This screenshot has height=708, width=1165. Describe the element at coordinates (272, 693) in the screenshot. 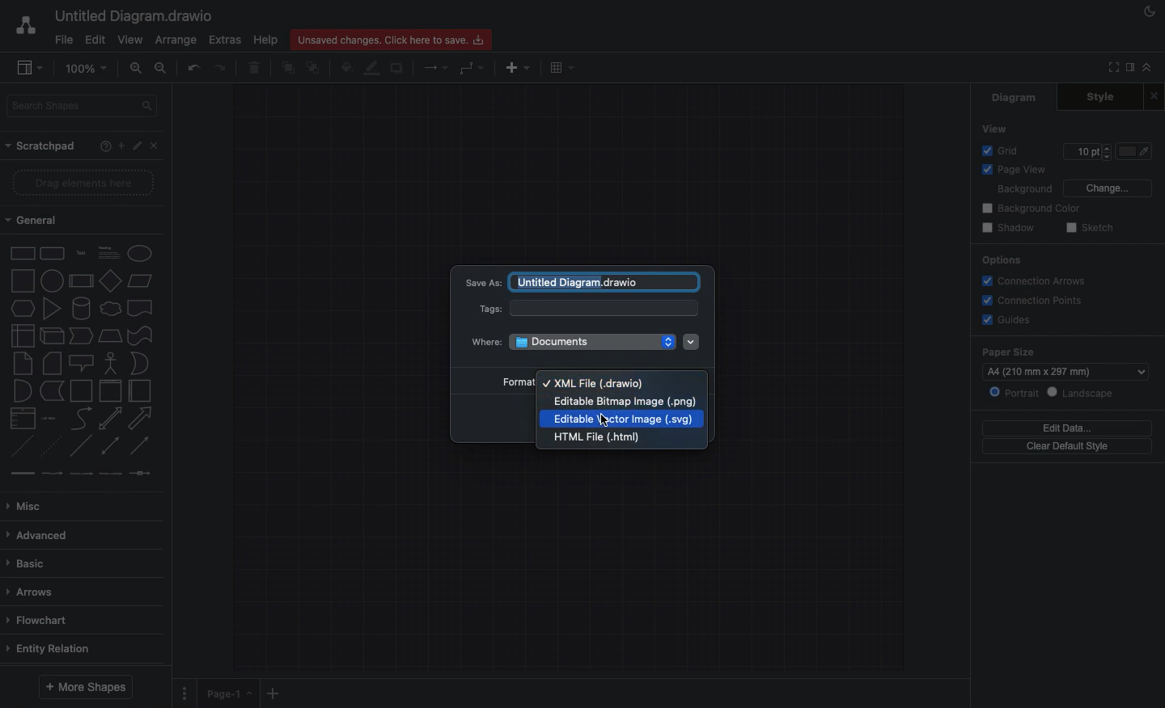

I see `Add` at that location.